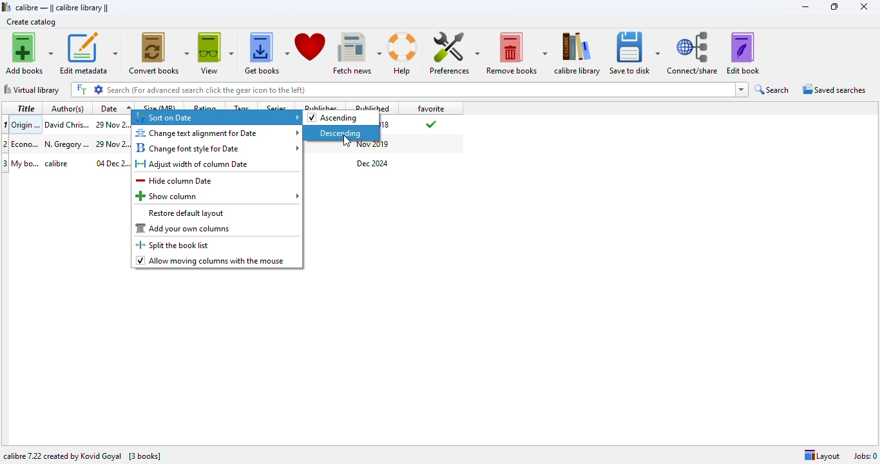 This screenshot has width=880, height=464. What do you see at coordinates (160, 106) in the screenshot?
I see `size(MB)` at bounding box center [160, 106].